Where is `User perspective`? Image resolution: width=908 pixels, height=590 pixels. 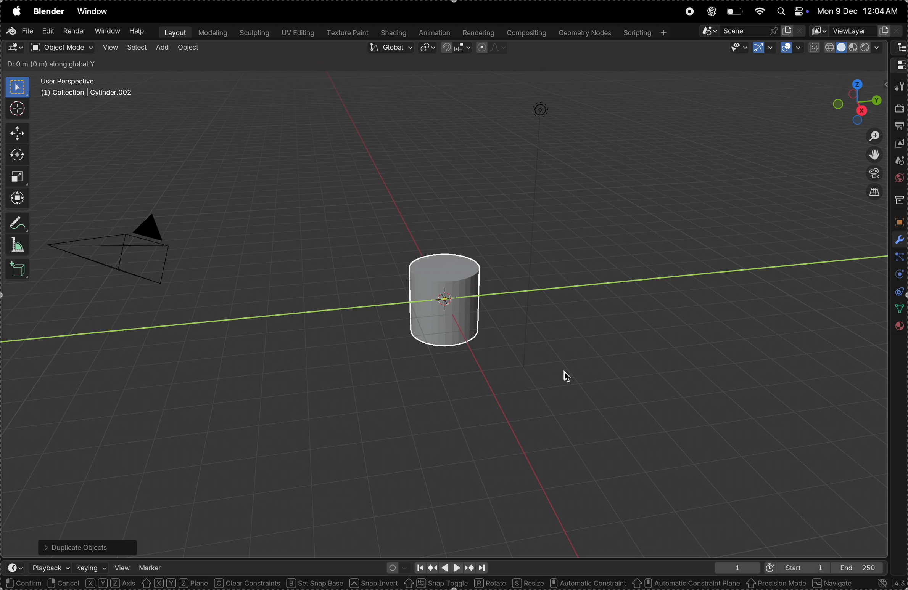
User perspective is located at coordinates (88, 87).